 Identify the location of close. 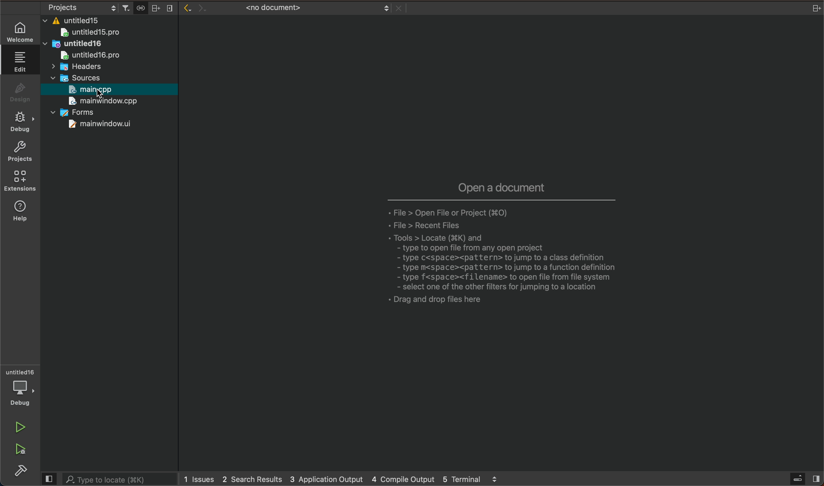
(815, 8).